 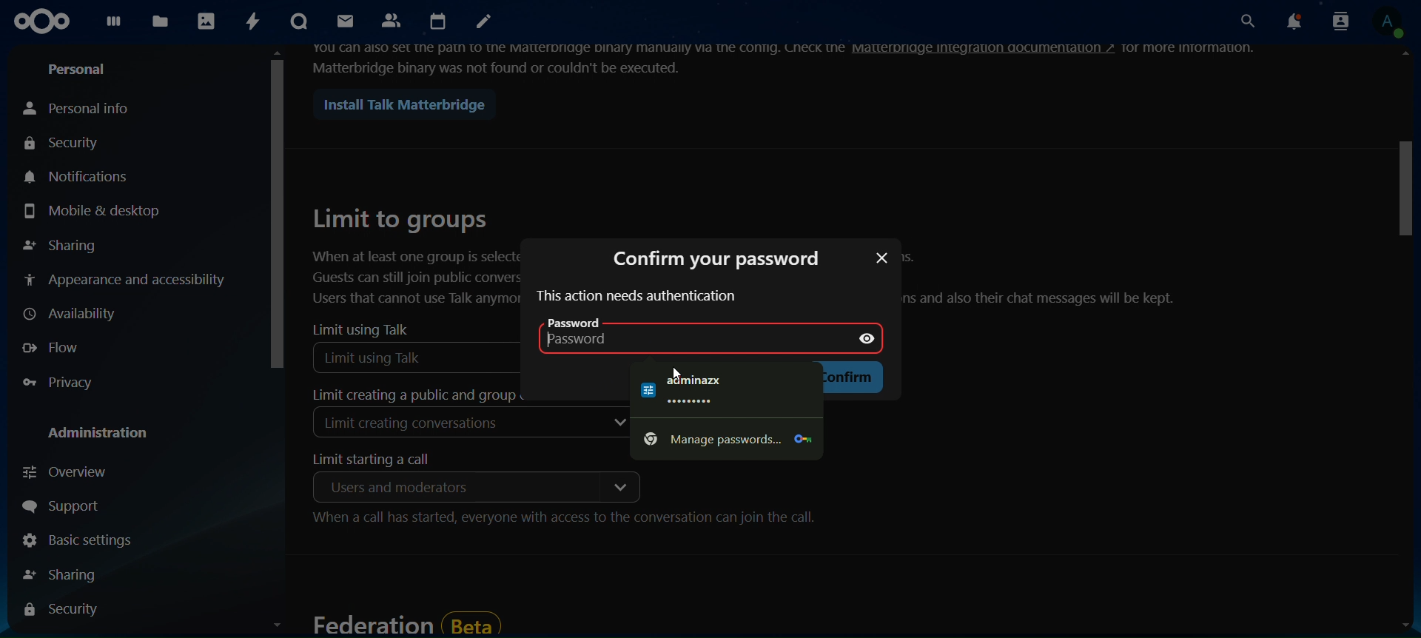 What do you see at coordinates (297, 22) in the screenshot?
I see `talk` at bounding box center [297, 22].